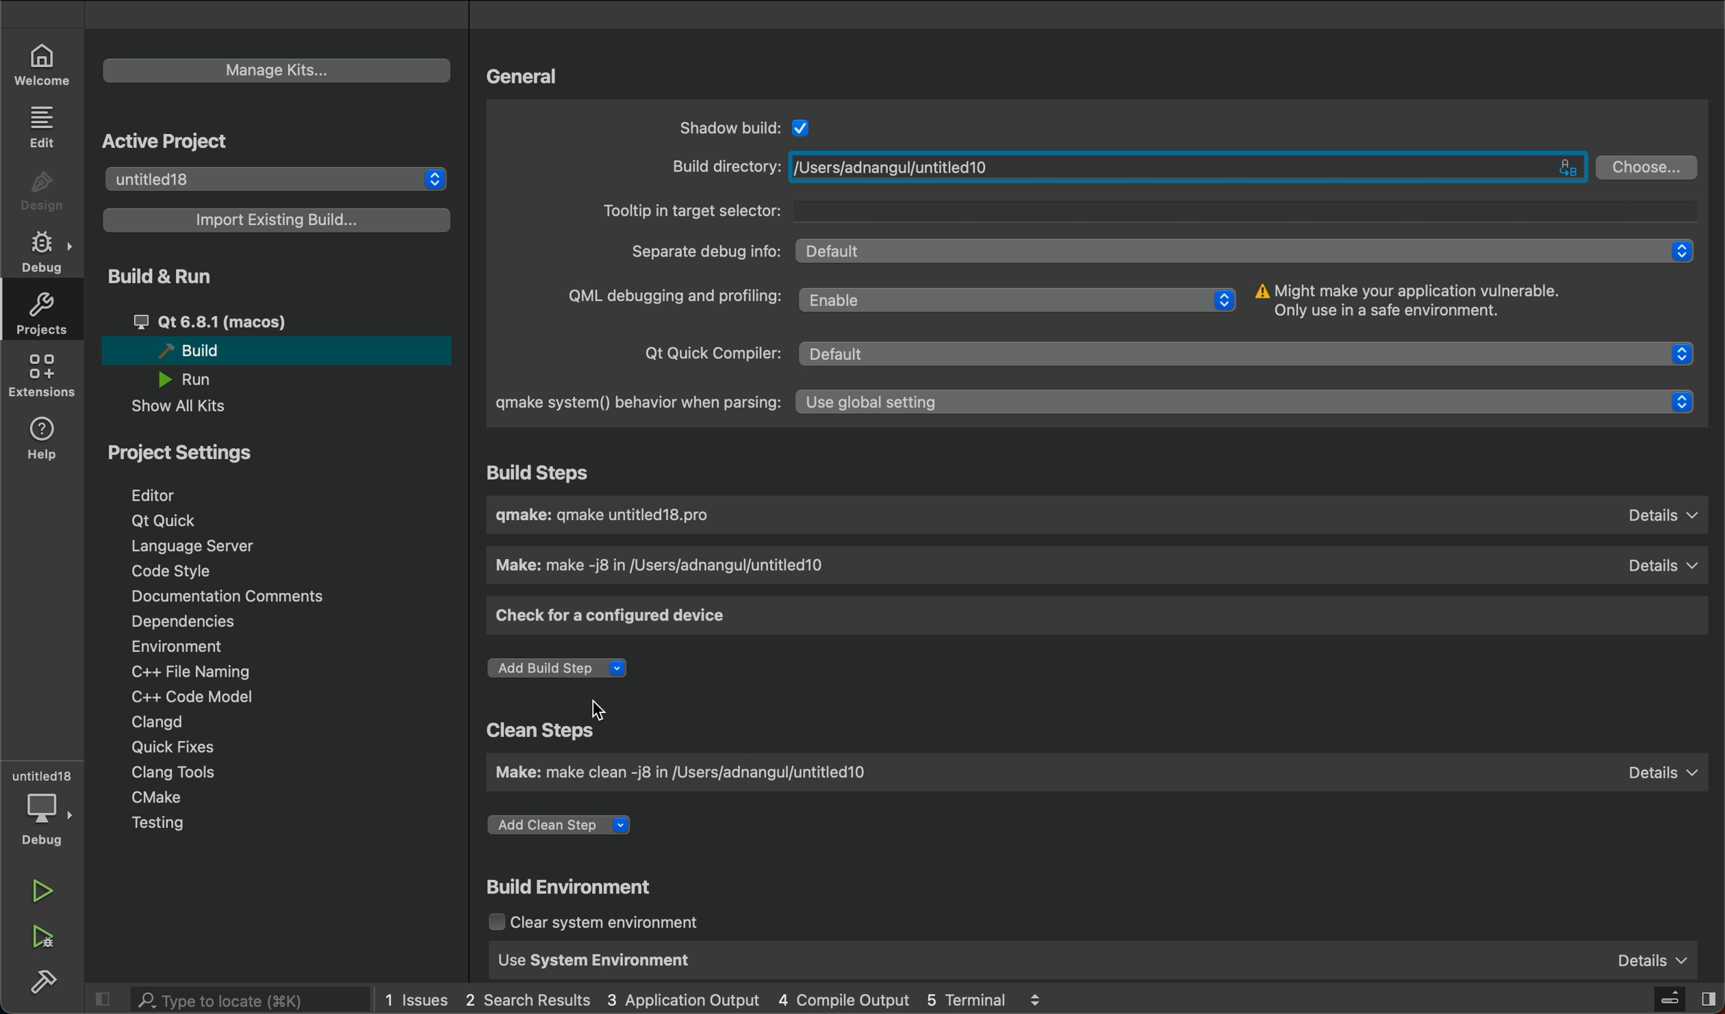  Describe the element at coordinates (162, 723) in the screenshot. I see `Clangd` at that location.